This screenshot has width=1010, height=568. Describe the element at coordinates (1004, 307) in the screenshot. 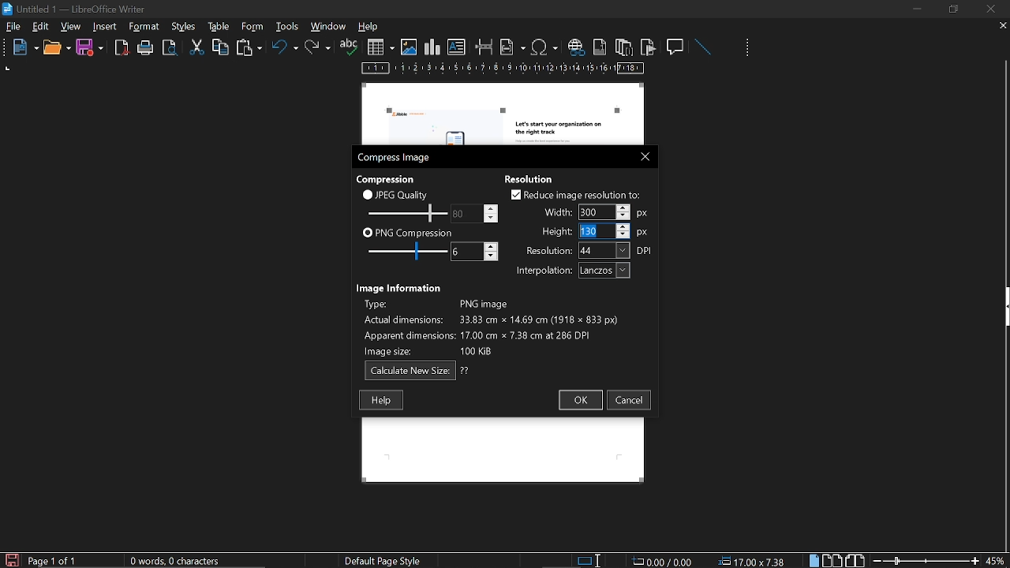

I see `side bar menu` at that location.